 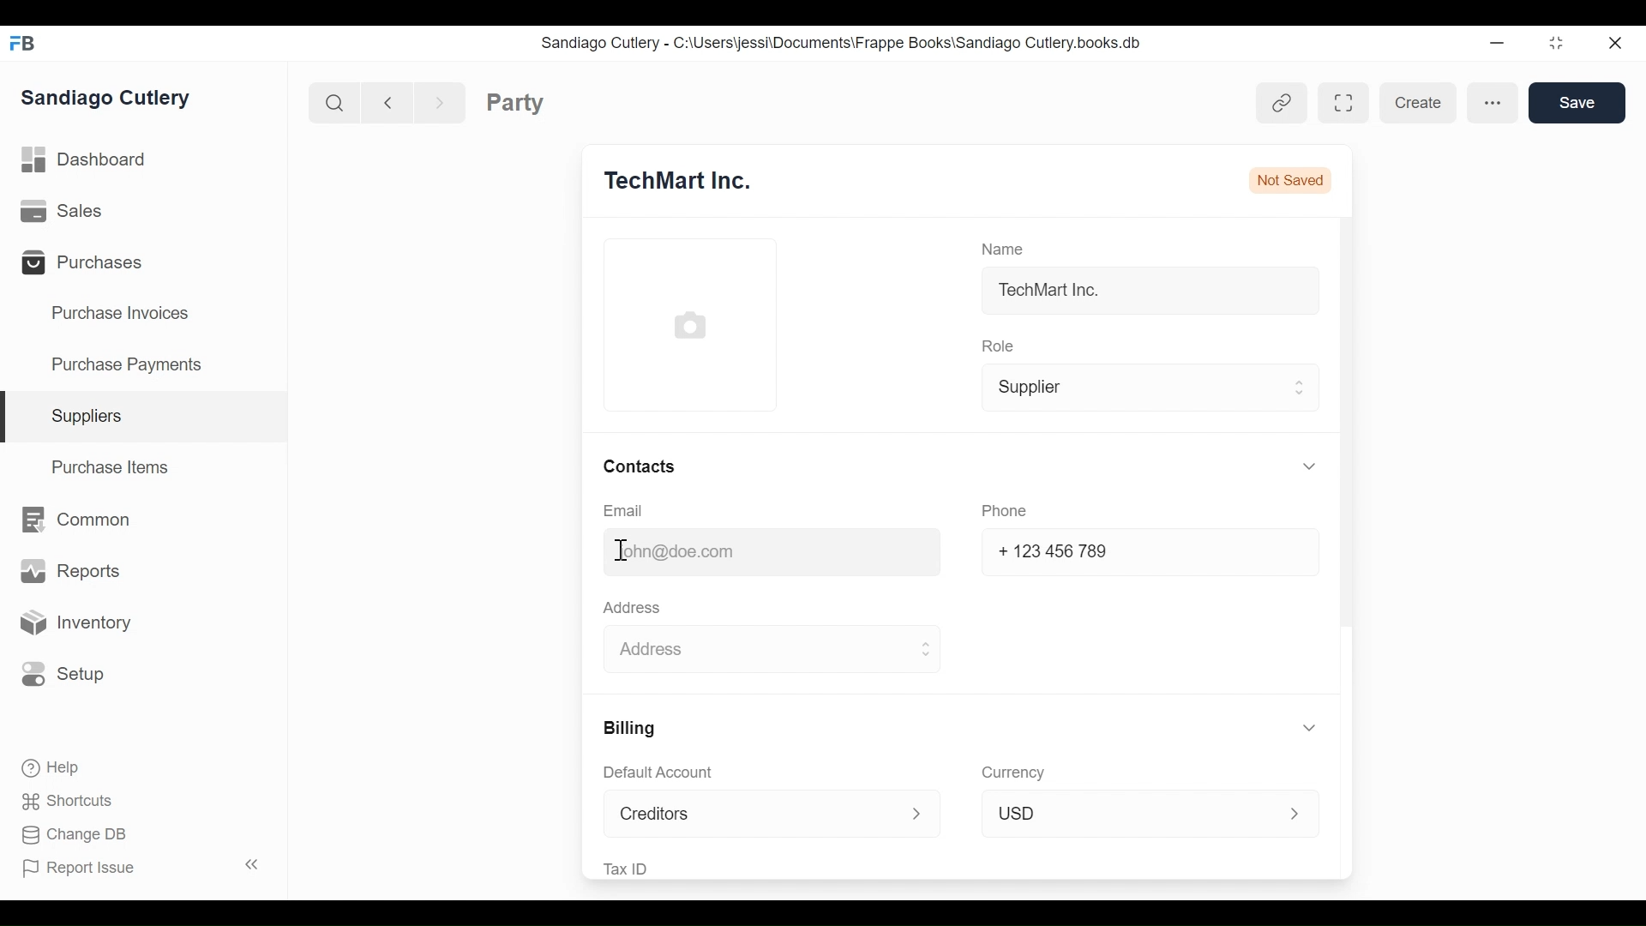 What do you see at coordinates (1003, 511) in the screenshot?
I see `Phone` at bounding box center [1003, 511].